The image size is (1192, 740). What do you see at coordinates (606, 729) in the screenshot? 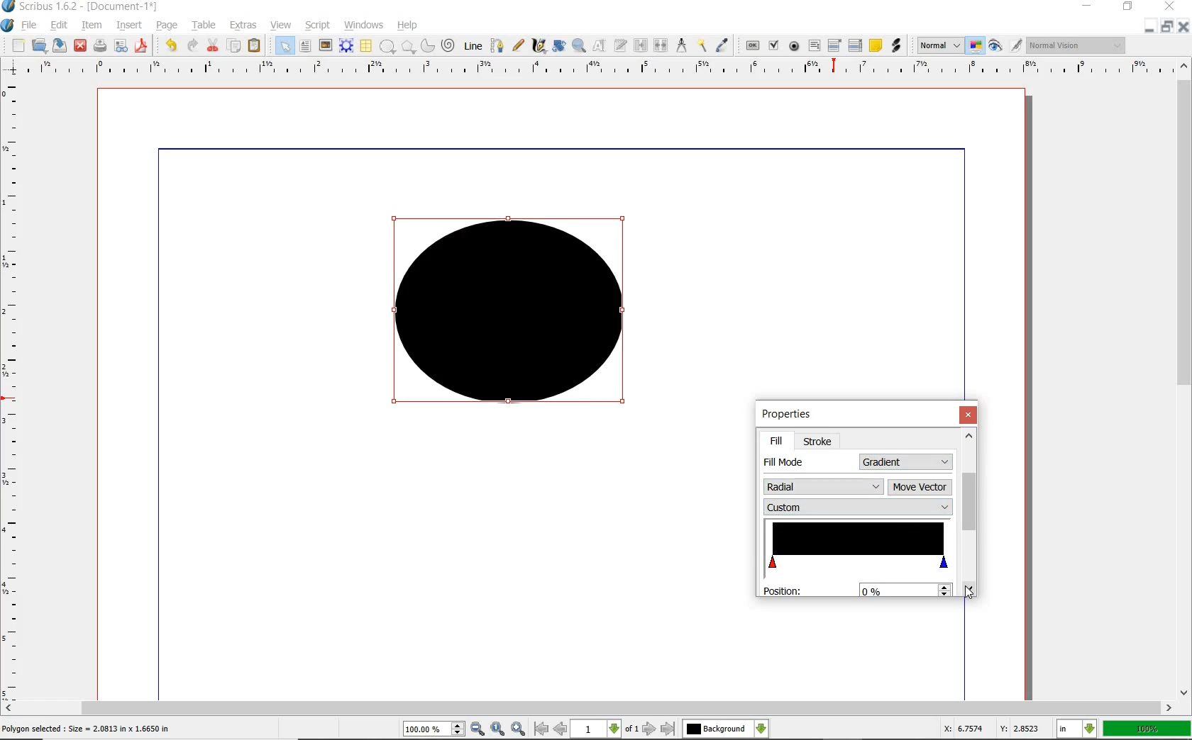
I see `1 of 1` at bounding box center [606, 729].